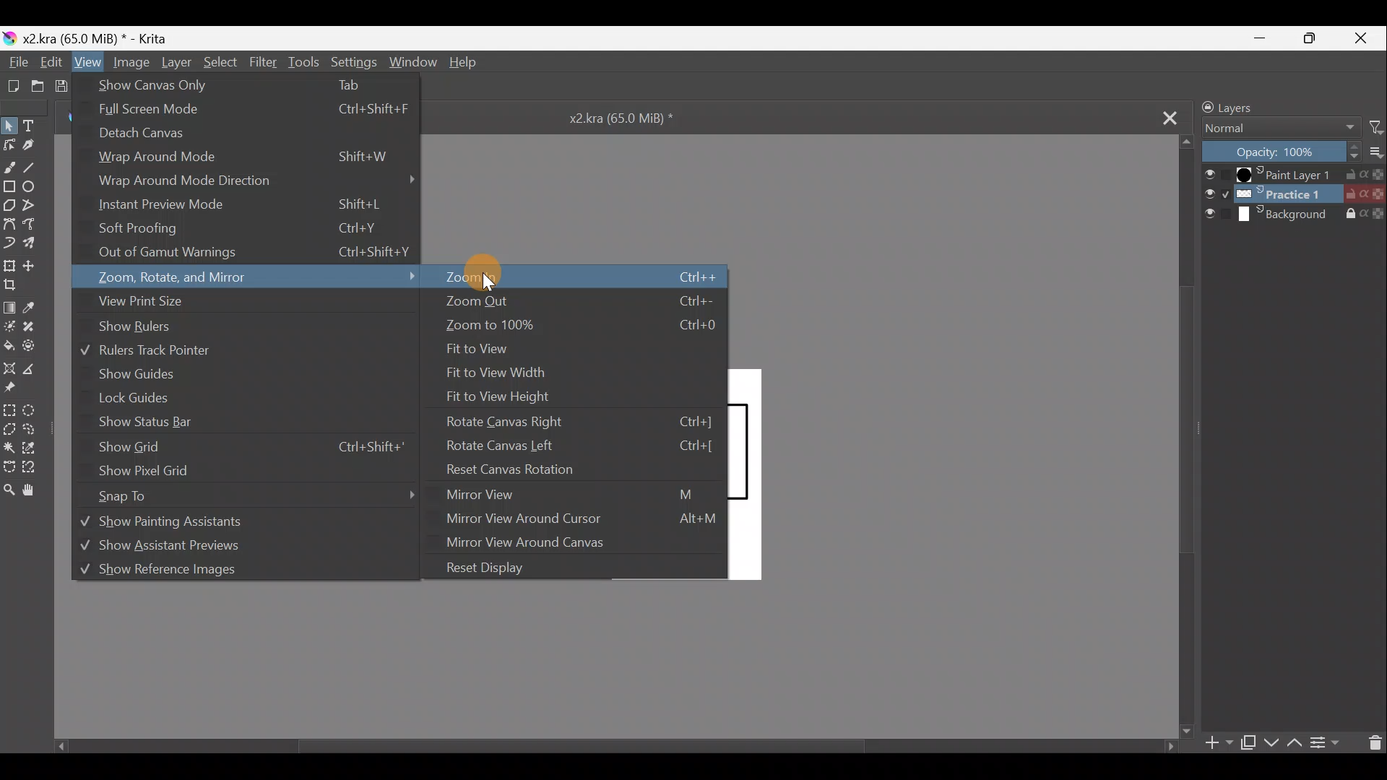  Describe the element at coordinates (32, 307) in the screenshot. I see `Sample a colour from the image/current layer` at that location.